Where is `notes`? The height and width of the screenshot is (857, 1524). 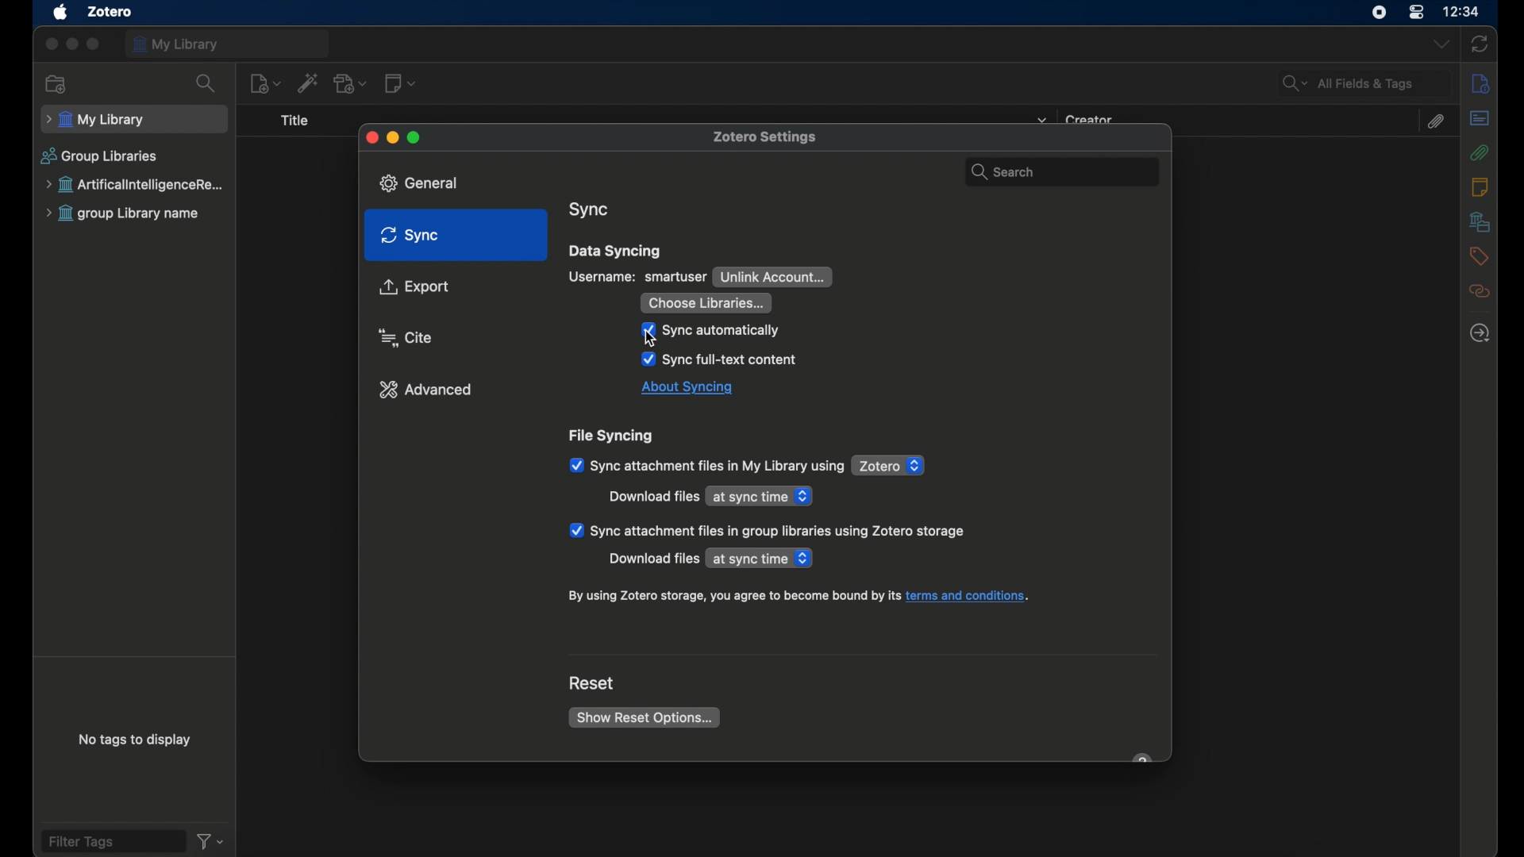 notes is located at coordinates (1481, 187).